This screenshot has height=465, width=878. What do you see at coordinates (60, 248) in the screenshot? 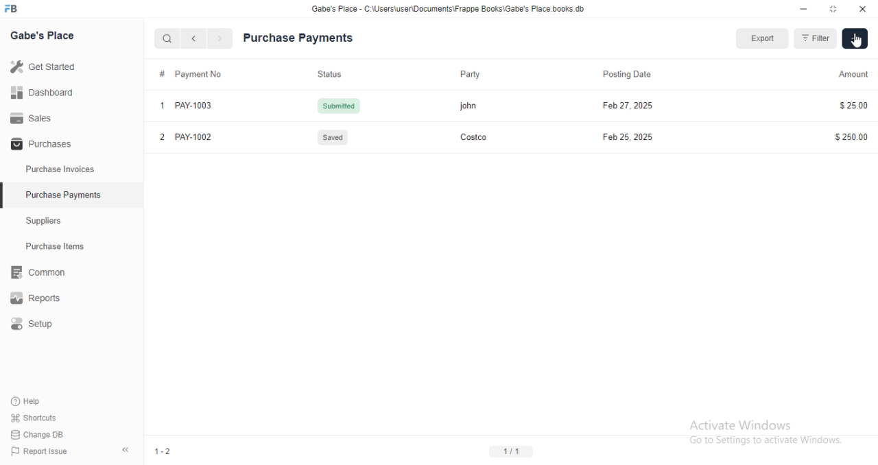
I see `Purchase Items.` at bounding box center [60, 248].